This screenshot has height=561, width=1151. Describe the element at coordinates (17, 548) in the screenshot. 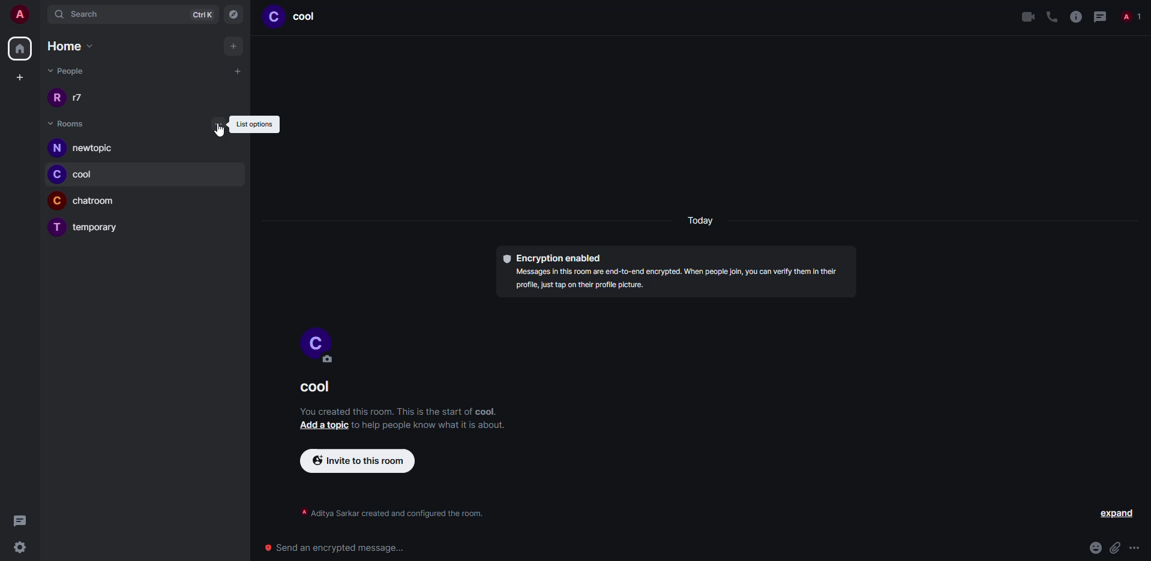

I see `settings` at that location.